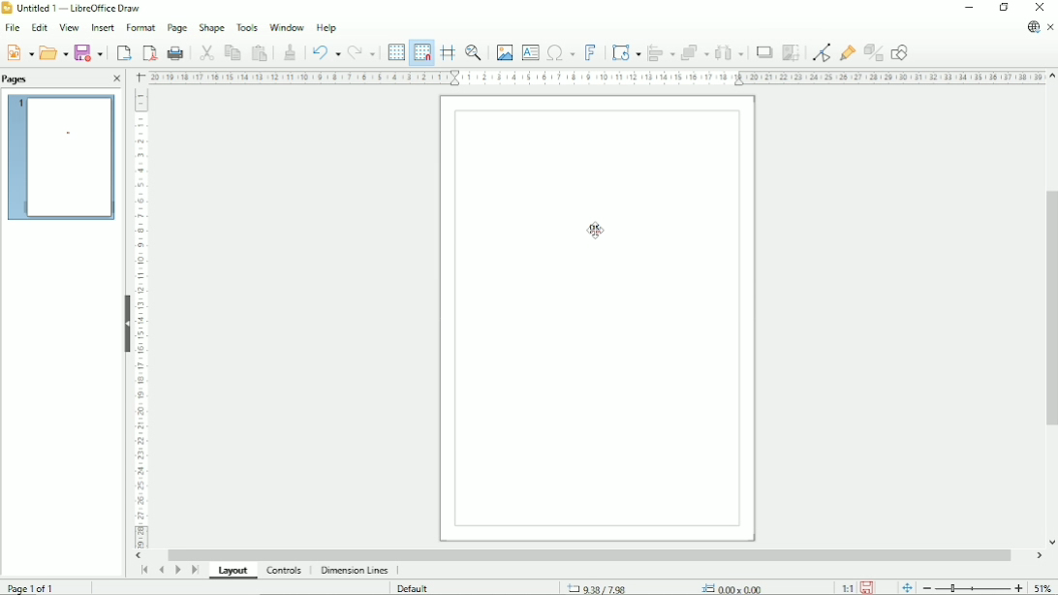 Image resolution: width=1058 pixels, height=595 pixels. I want to click on Preview, so click(62, 158).